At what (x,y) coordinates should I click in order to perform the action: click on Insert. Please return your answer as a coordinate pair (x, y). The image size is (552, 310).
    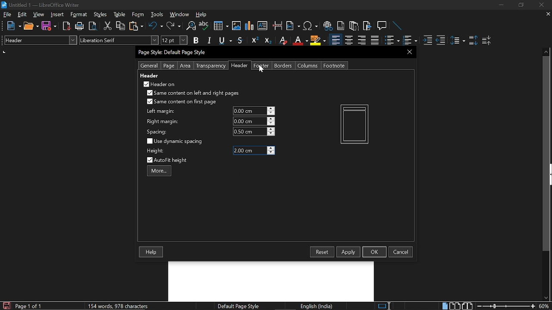
    Looking at the image, I should click on (59, 14).